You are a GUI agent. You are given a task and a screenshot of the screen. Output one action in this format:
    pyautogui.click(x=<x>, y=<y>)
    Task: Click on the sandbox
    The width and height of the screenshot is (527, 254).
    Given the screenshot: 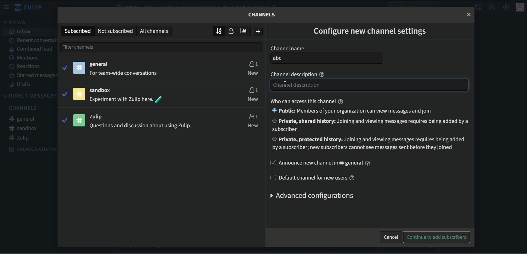 What is the action you would take?
    pyautogui.click(x=103, y=90)
    